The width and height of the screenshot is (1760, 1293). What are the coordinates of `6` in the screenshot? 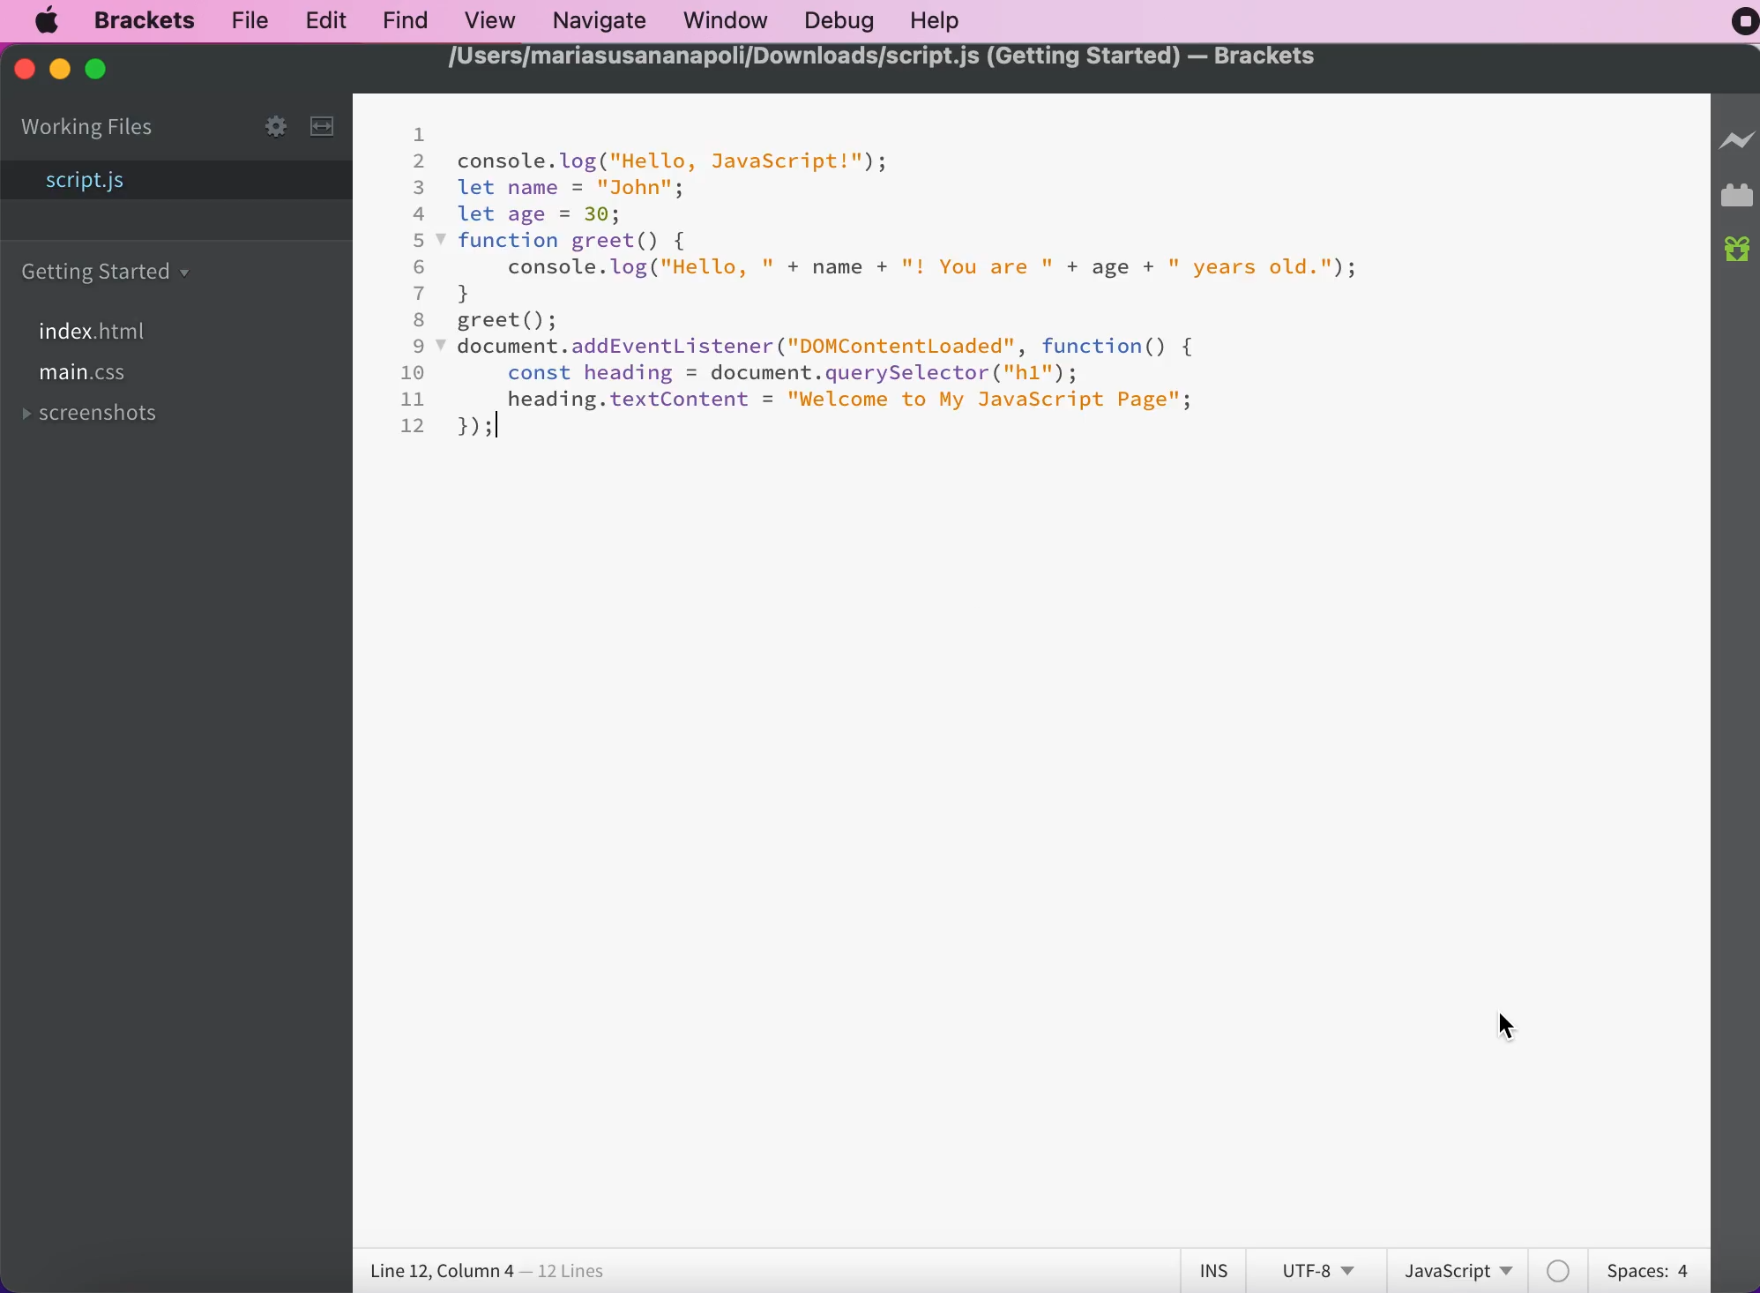 It's located at (420, 267).